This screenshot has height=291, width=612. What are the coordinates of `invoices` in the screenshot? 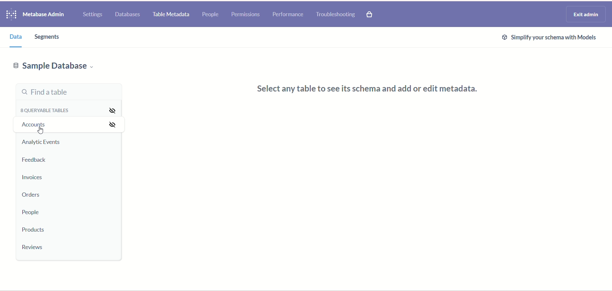 It's located at (35, 177).